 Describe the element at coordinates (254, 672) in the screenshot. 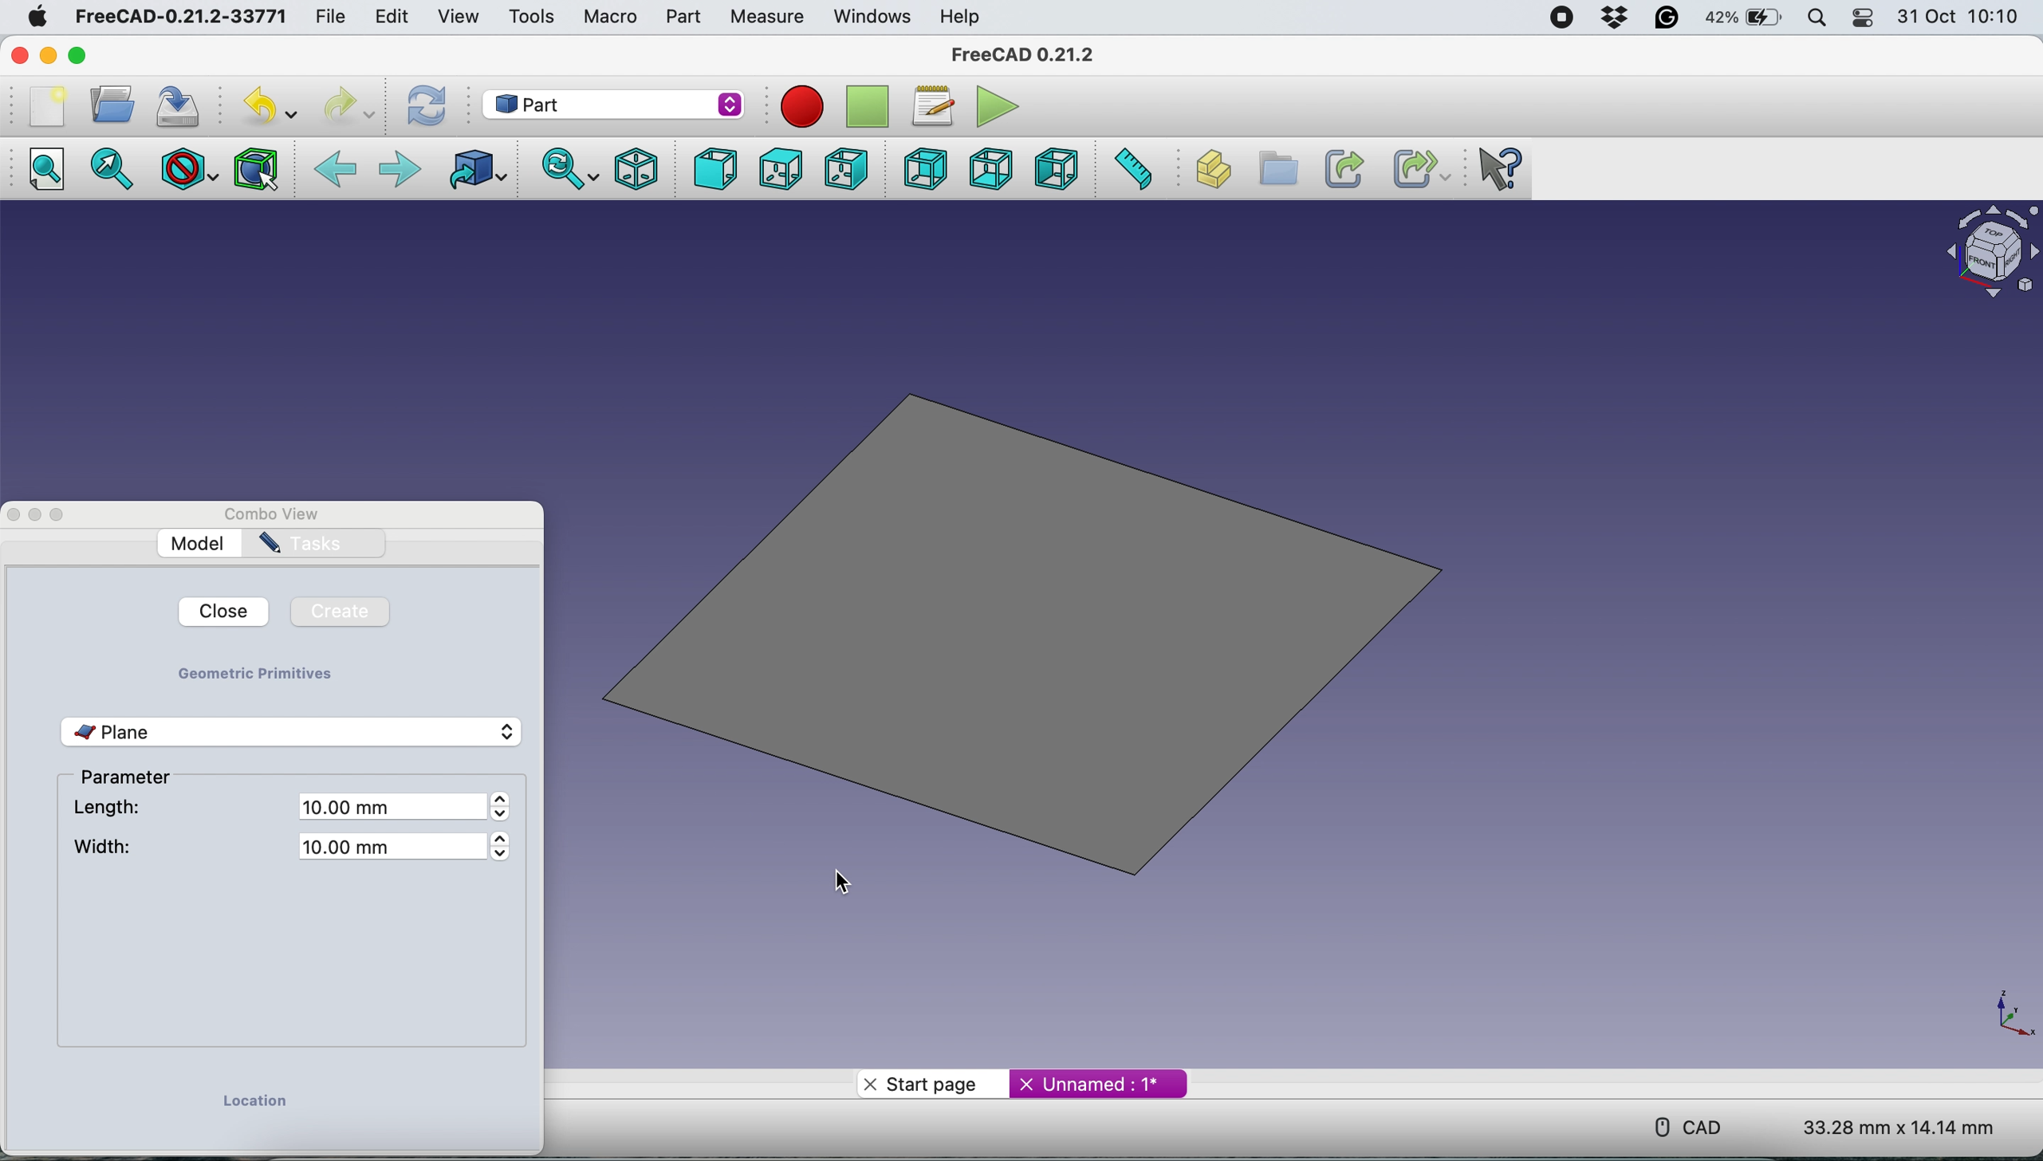

I see `geometric primitives` at that location.